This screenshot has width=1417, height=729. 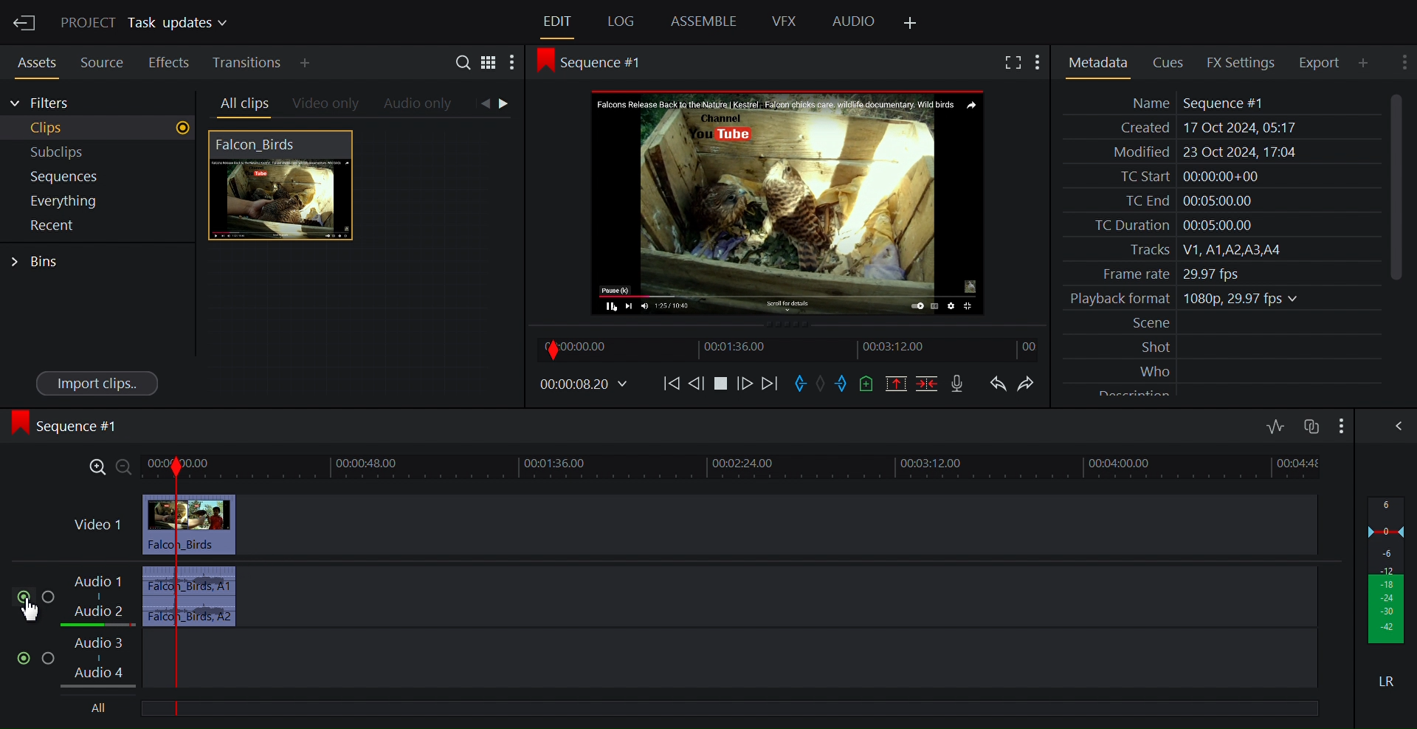 I want to click on Move Forward, so click(x=769, y=386).